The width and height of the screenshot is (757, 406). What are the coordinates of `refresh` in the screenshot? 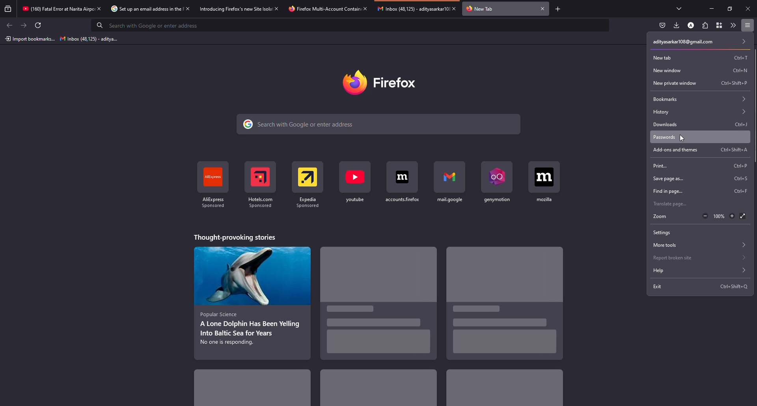 It's located at (39, 25).